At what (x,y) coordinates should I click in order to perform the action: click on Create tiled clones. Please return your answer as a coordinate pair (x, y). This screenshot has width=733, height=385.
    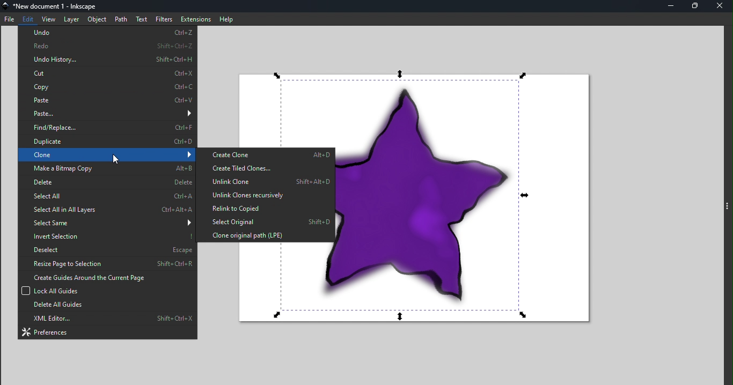
    Looking at the image, I should click on (265, 168).